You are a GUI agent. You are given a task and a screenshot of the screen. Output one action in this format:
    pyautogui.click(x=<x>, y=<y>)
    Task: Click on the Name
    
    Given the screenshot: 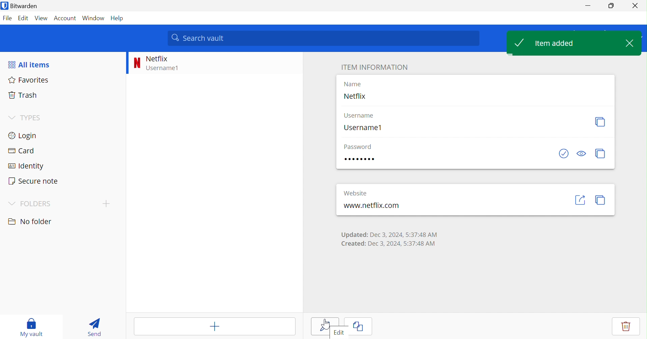 What is the action you would take?
    pyautogui.click(x=353, y=84)
    